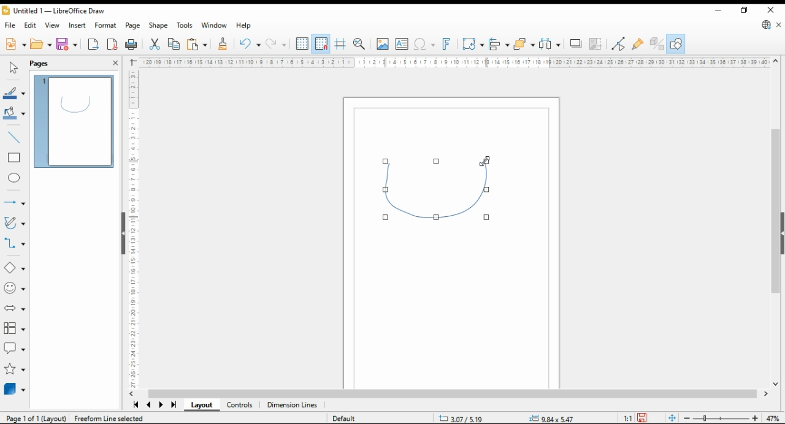 This screenshot has width=785, height=424. Describe the element at coordinates (302, 44) in the screenshot. I see `show grids` at that location.